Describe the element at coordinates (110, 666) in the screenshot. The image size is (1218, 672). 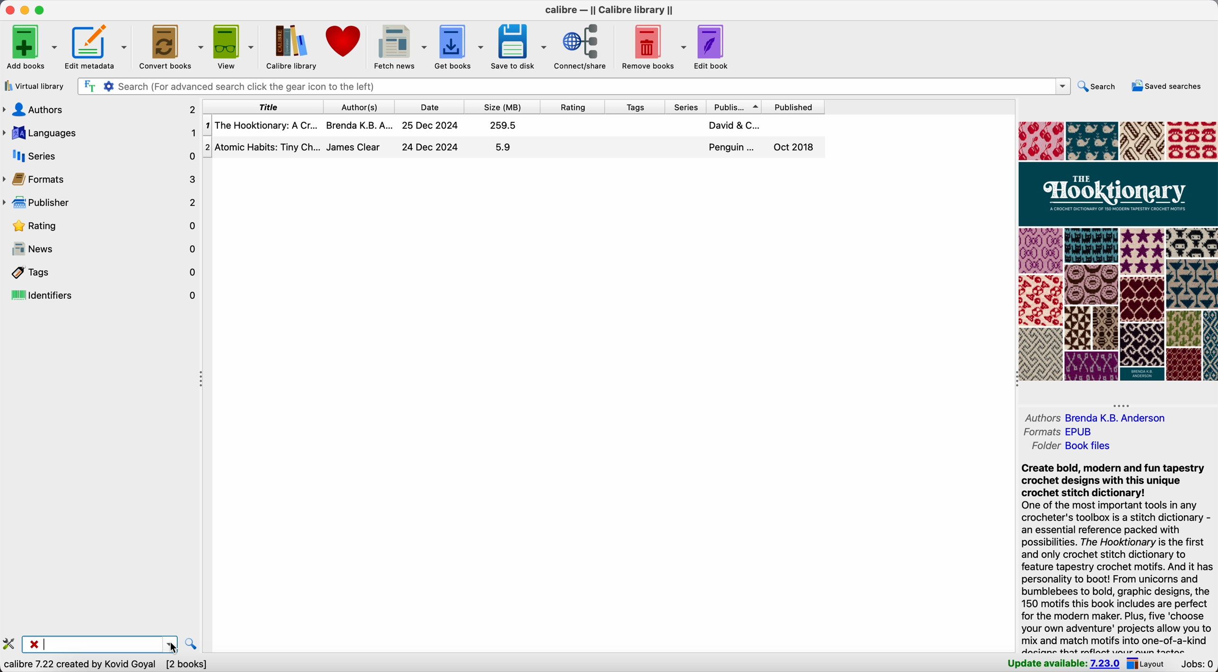
I see `data` at that location.